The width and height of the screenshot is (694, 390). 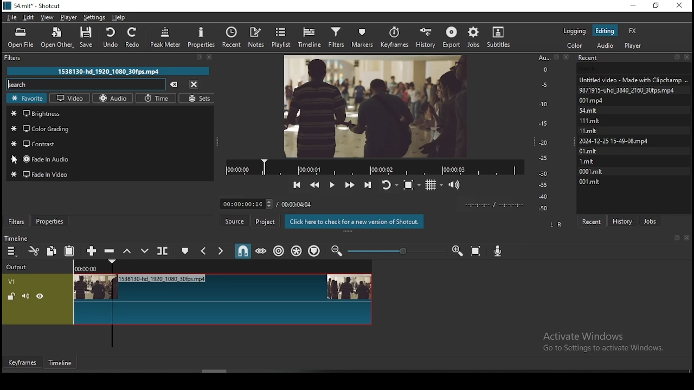 I want to click on L R, so click(x=557, y=224).